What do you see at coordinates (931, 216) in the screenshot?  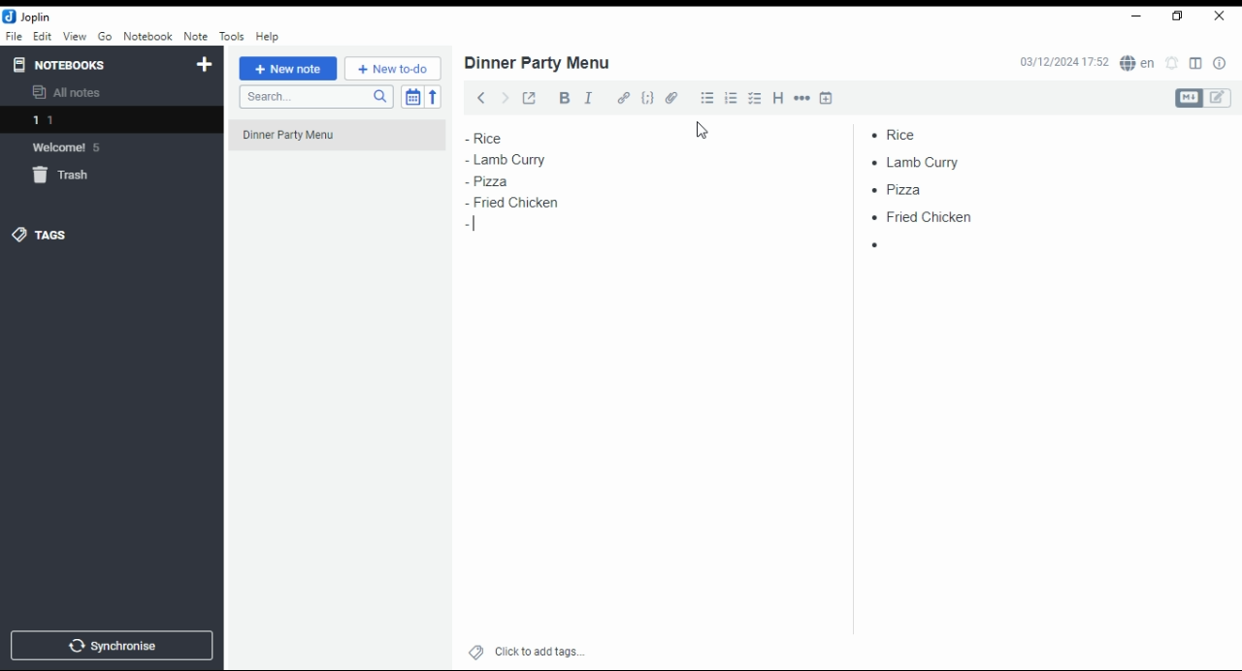 I see `fried chicken` at bounding box center [931, 216].